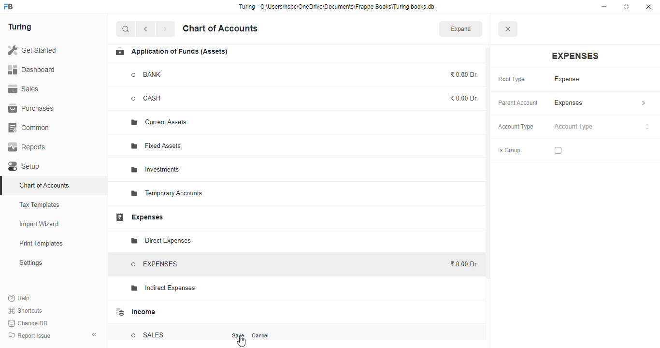  Describe the element at coordinates (648, 7) in the screenshot. I see `close` at that location.